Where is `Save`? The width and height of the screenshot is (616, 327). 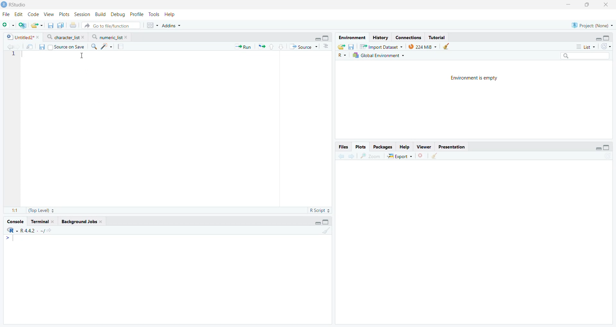
Save is located at coordinates (352, 46).